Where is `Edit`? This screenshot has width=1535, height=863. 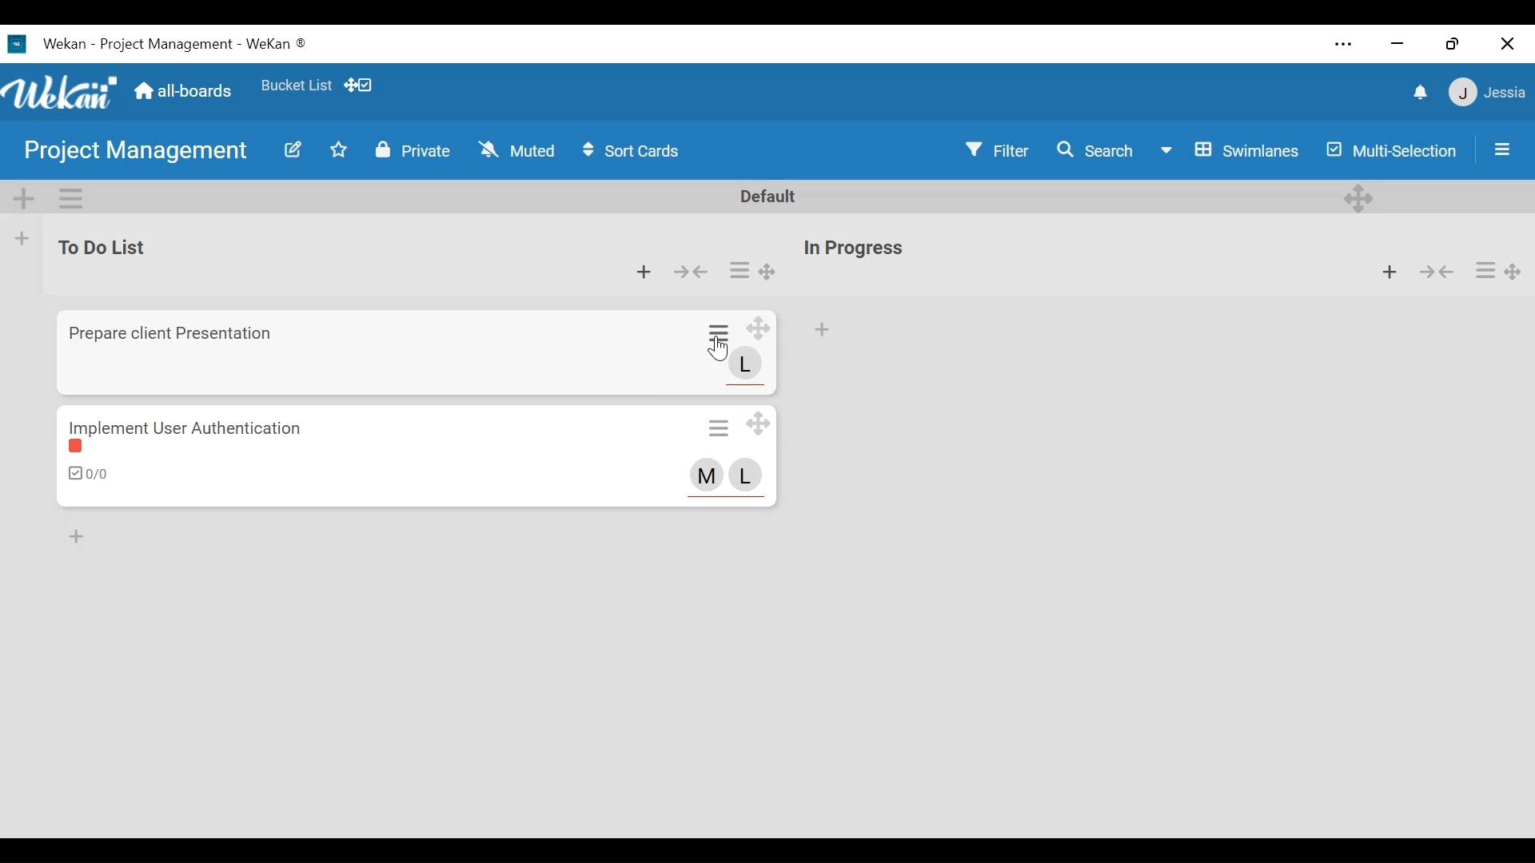
Edit is located at coordinates (294, 149).